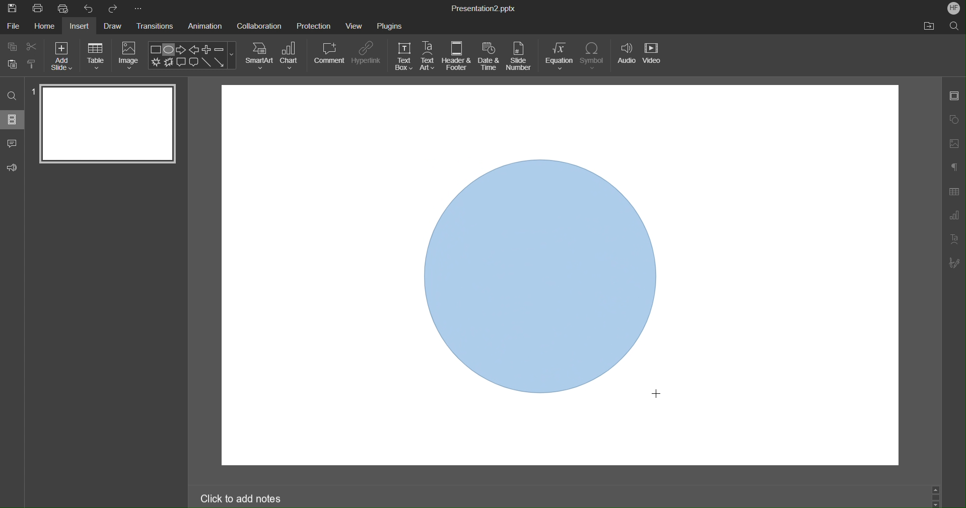 Image resolution: width=966 pixels, height=508 pixels. What do you see at coordinates (318, 277) in the screenshot?
I see `workspace` at bounding box center [318, 277].